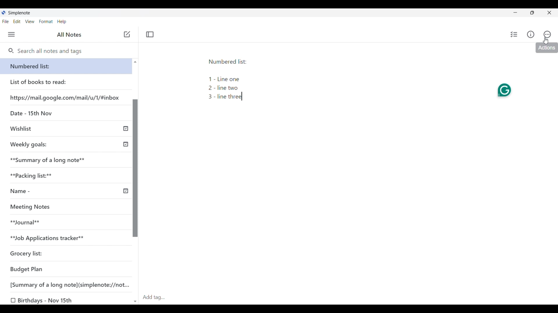  Describe the element at coordinates (36, 114) in the screenshot. I see `Date - 15th Nov` at that location.